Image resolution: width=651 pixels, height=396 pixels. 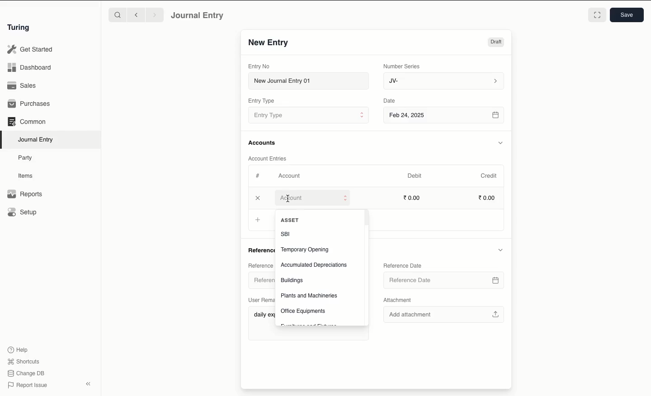 I want to click on Reference Date, so click(x=445, y=278).